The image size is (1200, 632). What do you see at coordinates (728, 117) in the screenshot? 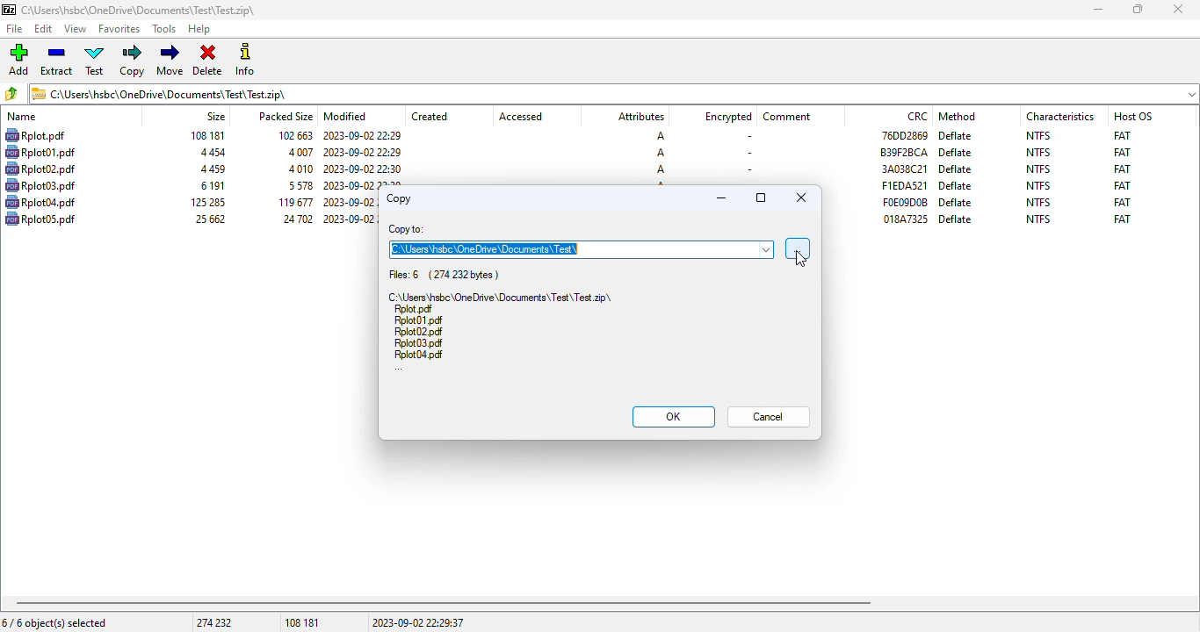
I see `encrypted` at bounding box center [728, 117].